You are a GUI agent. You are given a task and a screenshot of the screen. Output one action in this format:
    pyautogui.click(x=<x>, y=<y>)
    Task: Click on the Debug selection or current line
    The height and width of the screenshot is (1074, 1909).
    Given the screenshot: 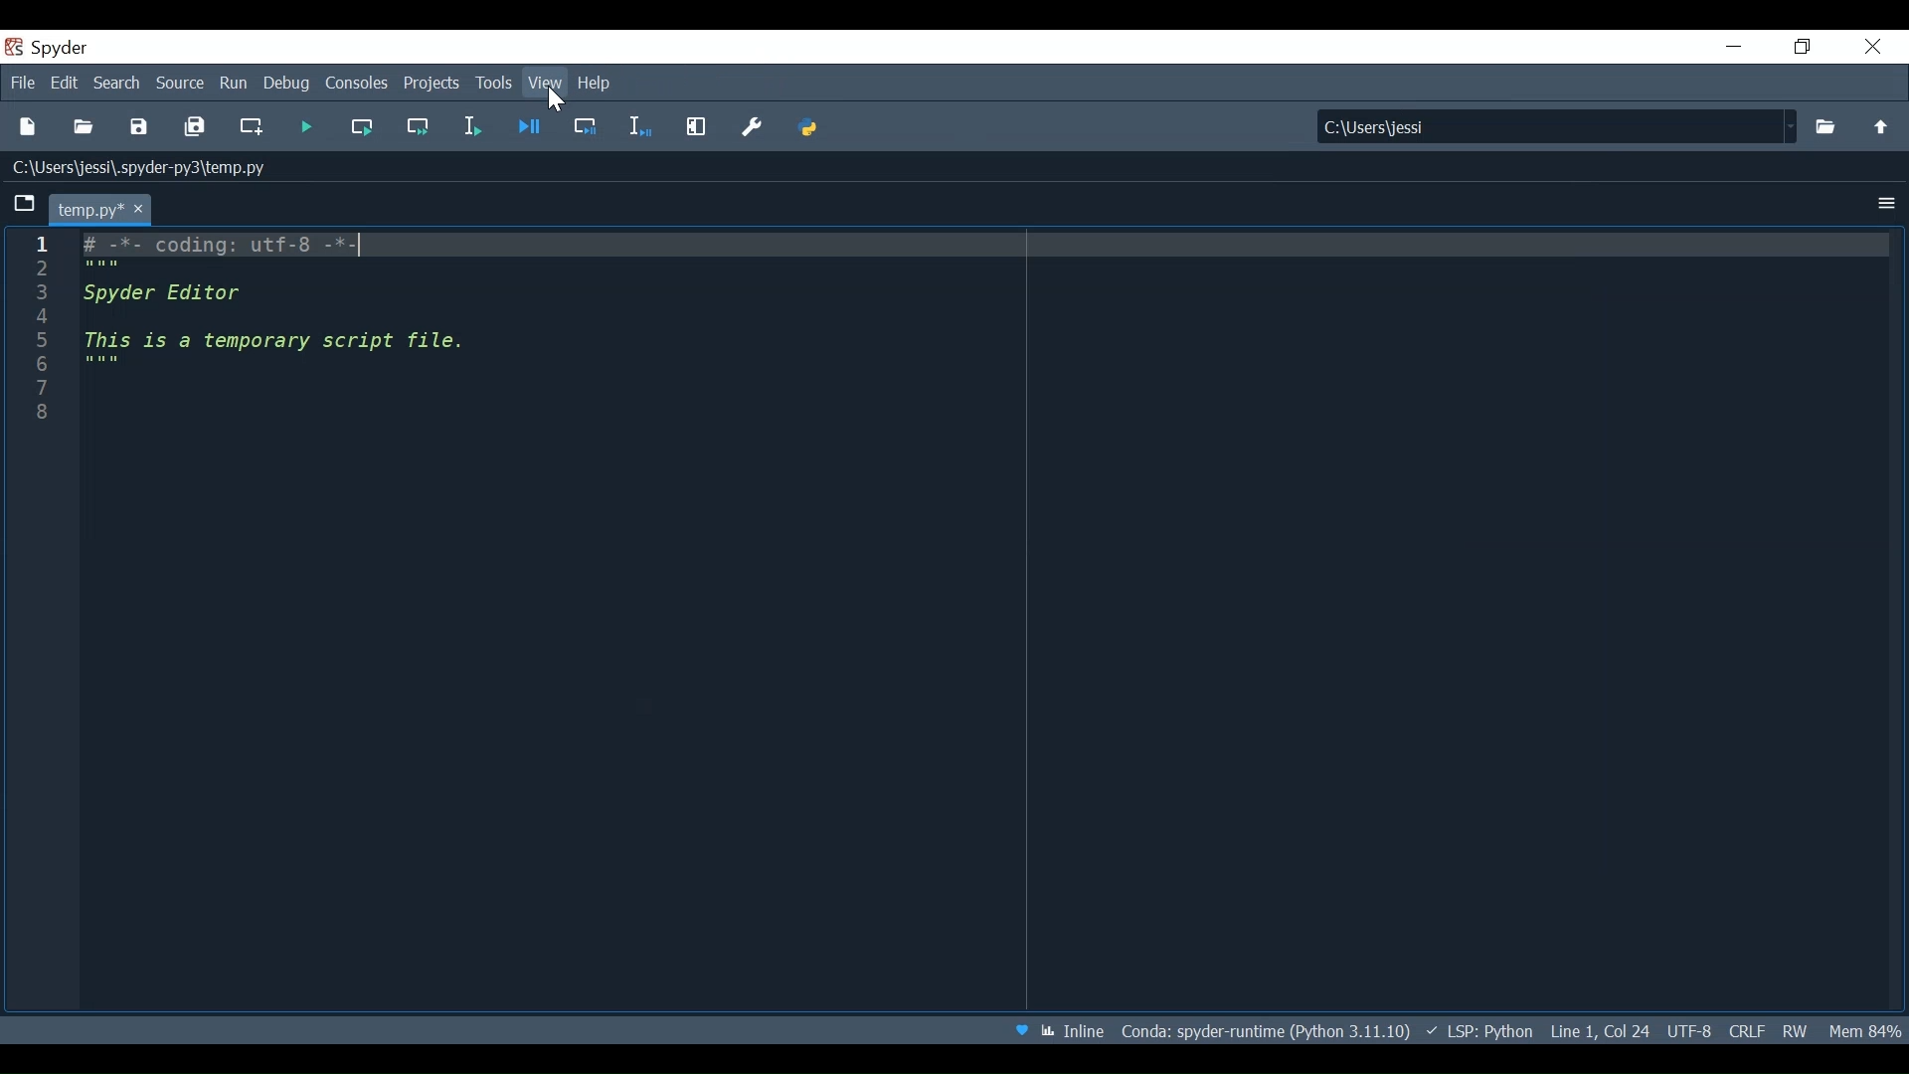 What is the action you would take?
    pyautogui.click(x=639, y=127)
    